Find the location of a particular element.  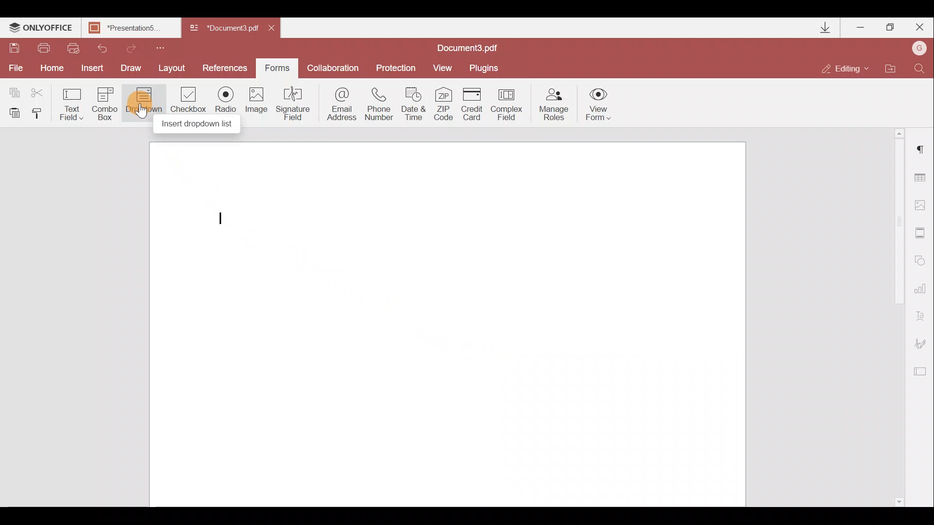

Signature field is located at coordinates (294, 105).